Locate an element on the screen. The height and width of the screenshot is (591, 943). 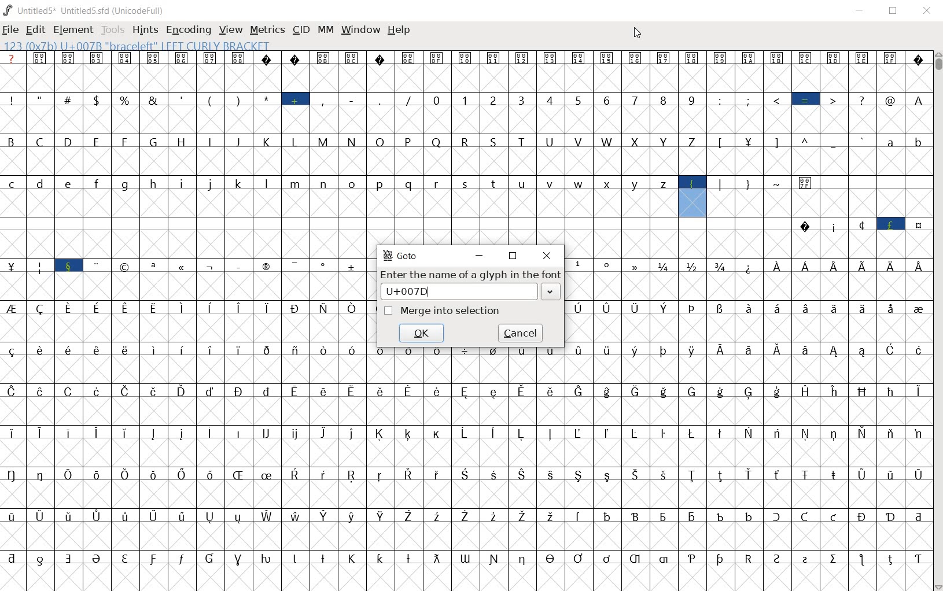
CLOSE is located at coordinates (925, 10).